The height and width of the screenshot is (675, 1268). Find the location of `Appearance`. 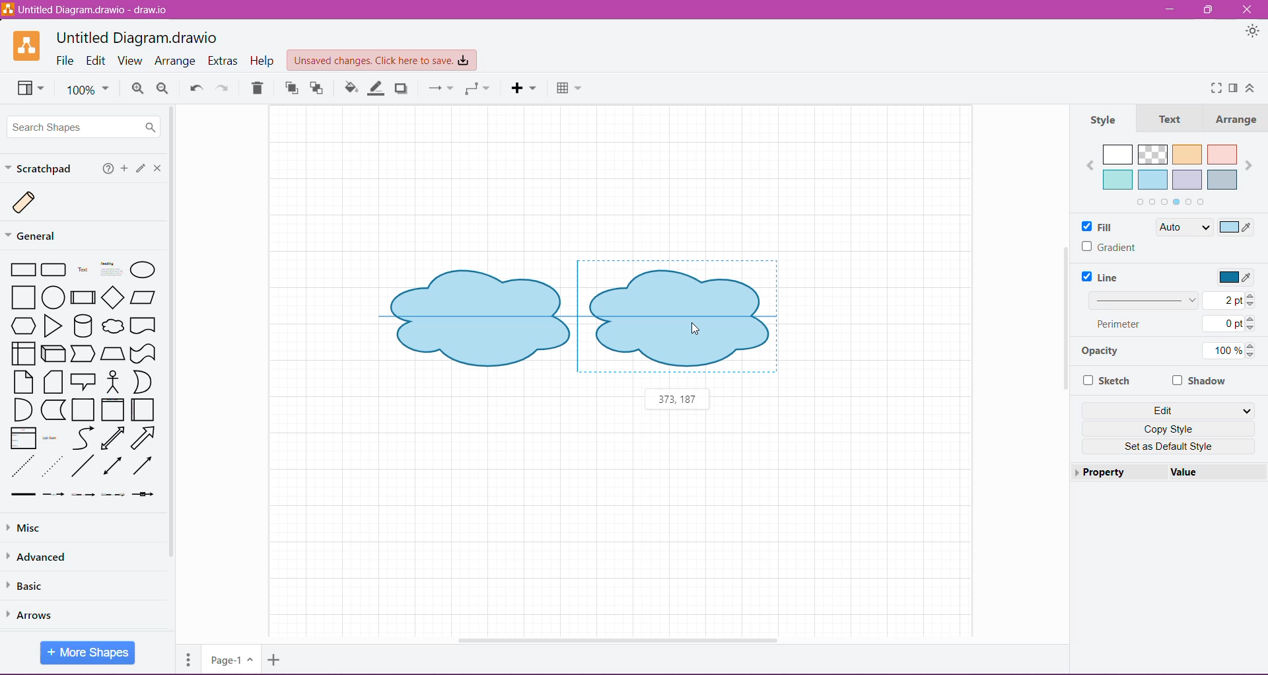

Appearance is located at coordinates (1252, 32).